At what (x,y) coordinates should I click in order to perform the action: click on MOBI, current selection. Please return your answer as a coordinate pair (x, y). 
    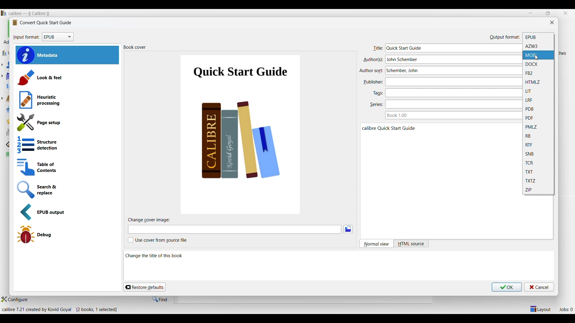
    Looking at the image, I should click on (538, 55).